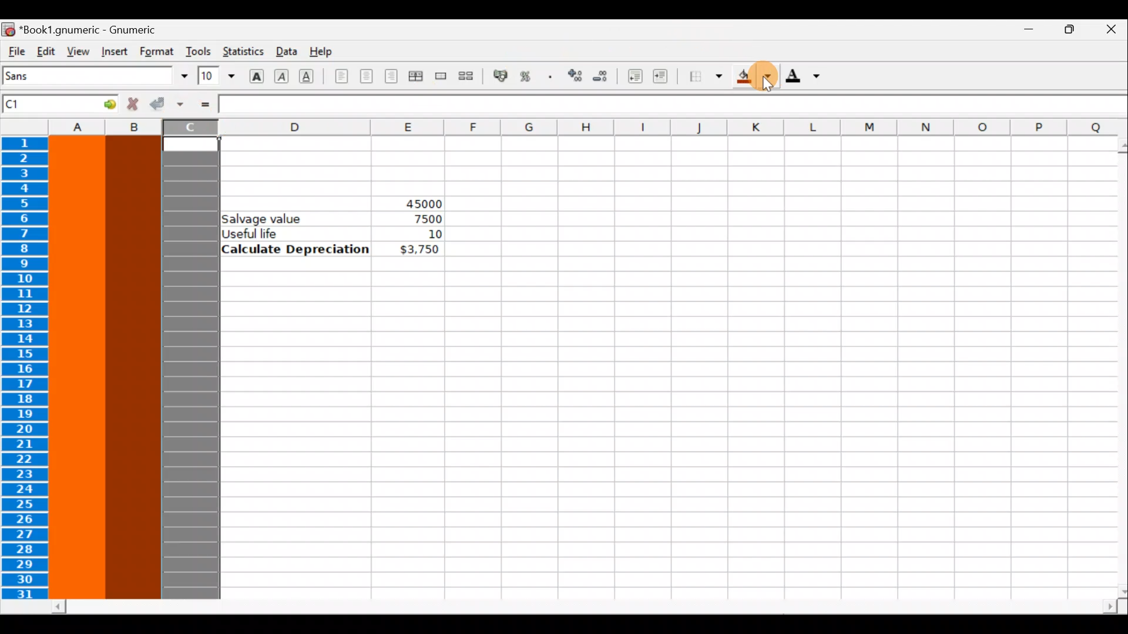  What do you see at coordinates (114, 52) in the screenshot?
I see `Insert` at bounding box center [114, 52].